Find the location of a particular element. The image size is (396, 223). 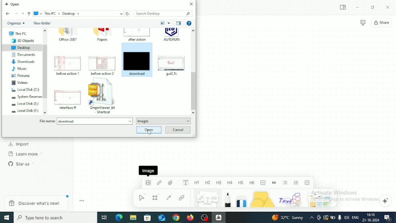

Image is located at coordinates (148, 170).